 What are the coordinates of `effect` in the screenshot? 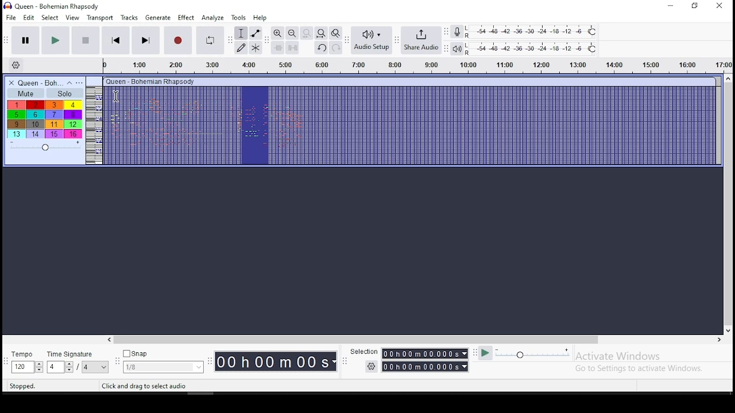 It's located at (186, 18).